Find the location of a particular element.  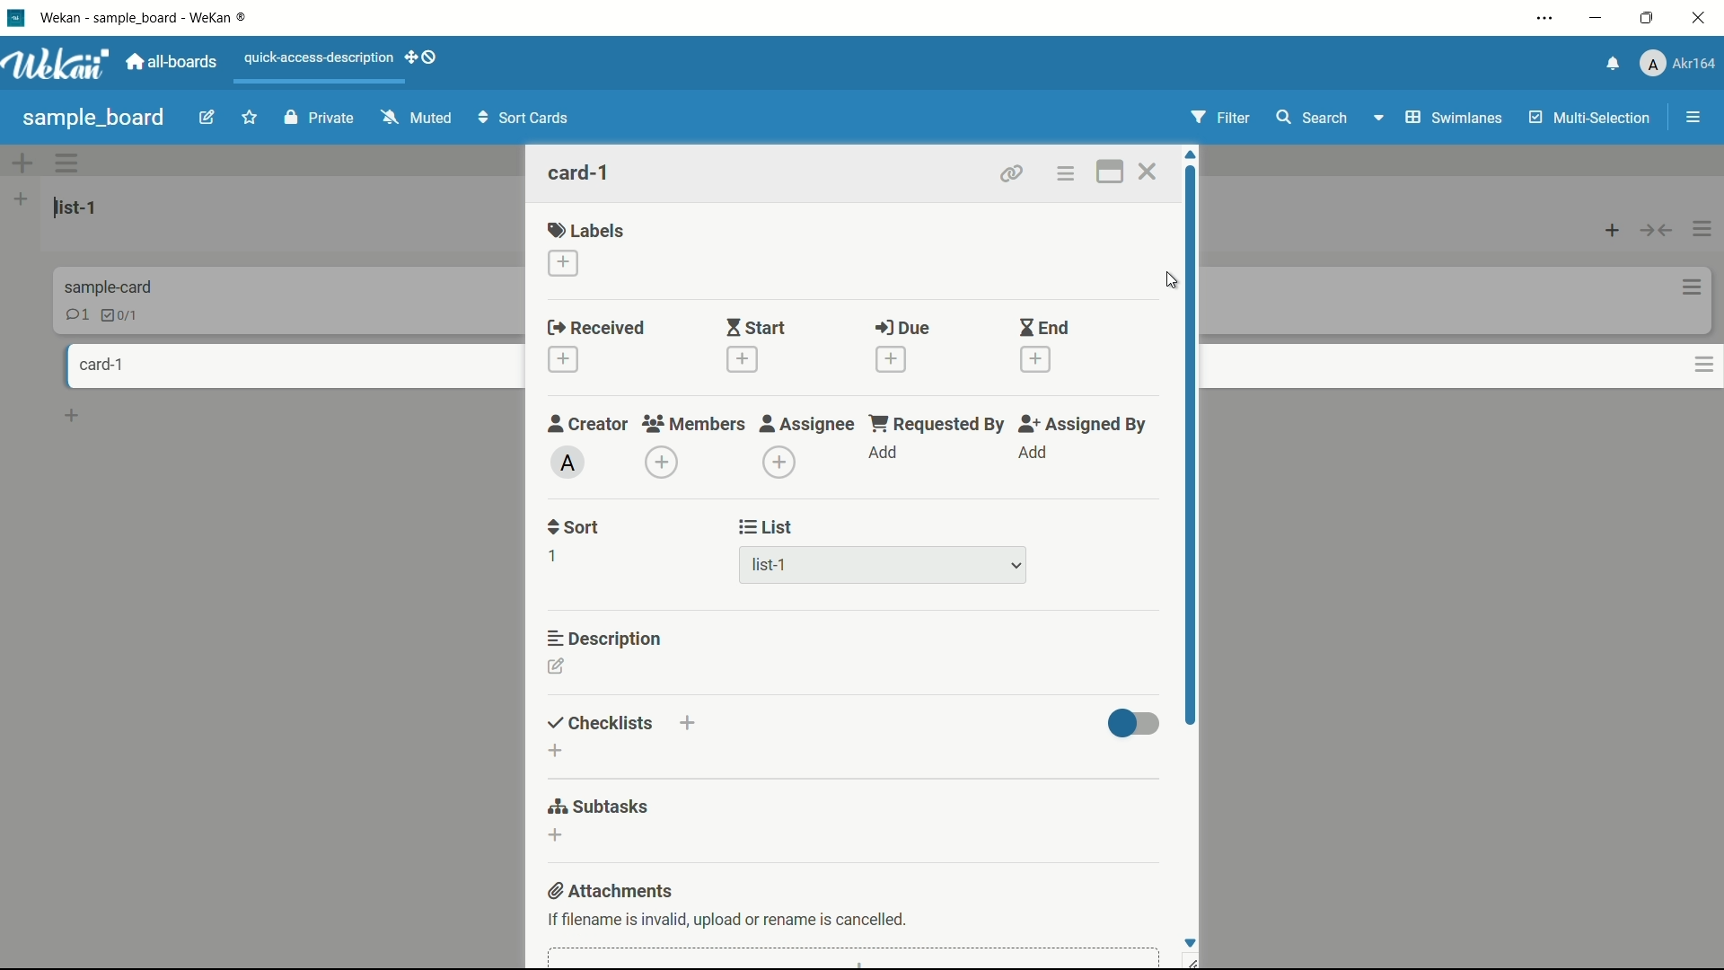

add date is located at coordinates (563, 357).